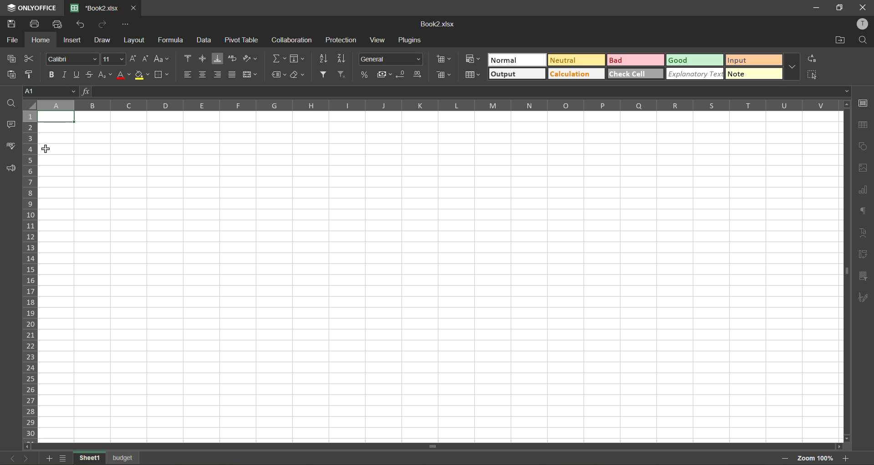 The width and height of the screenshot is (874, 465). What do you see at coordinates (812, 59) in the screenshot?
I see `replace` at bounding box center [812, 59].